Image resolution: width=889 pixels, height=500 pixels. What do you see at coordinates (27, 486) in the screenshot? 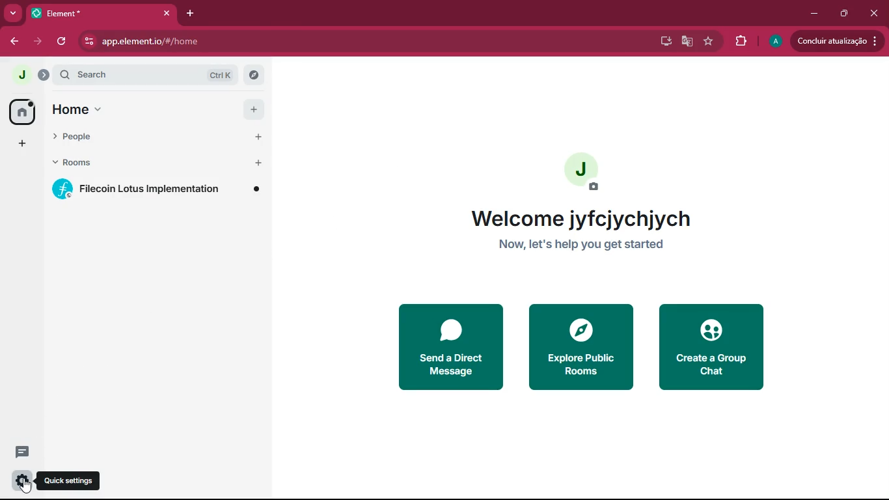
I see `cursor` at bounding box center [27, 486].